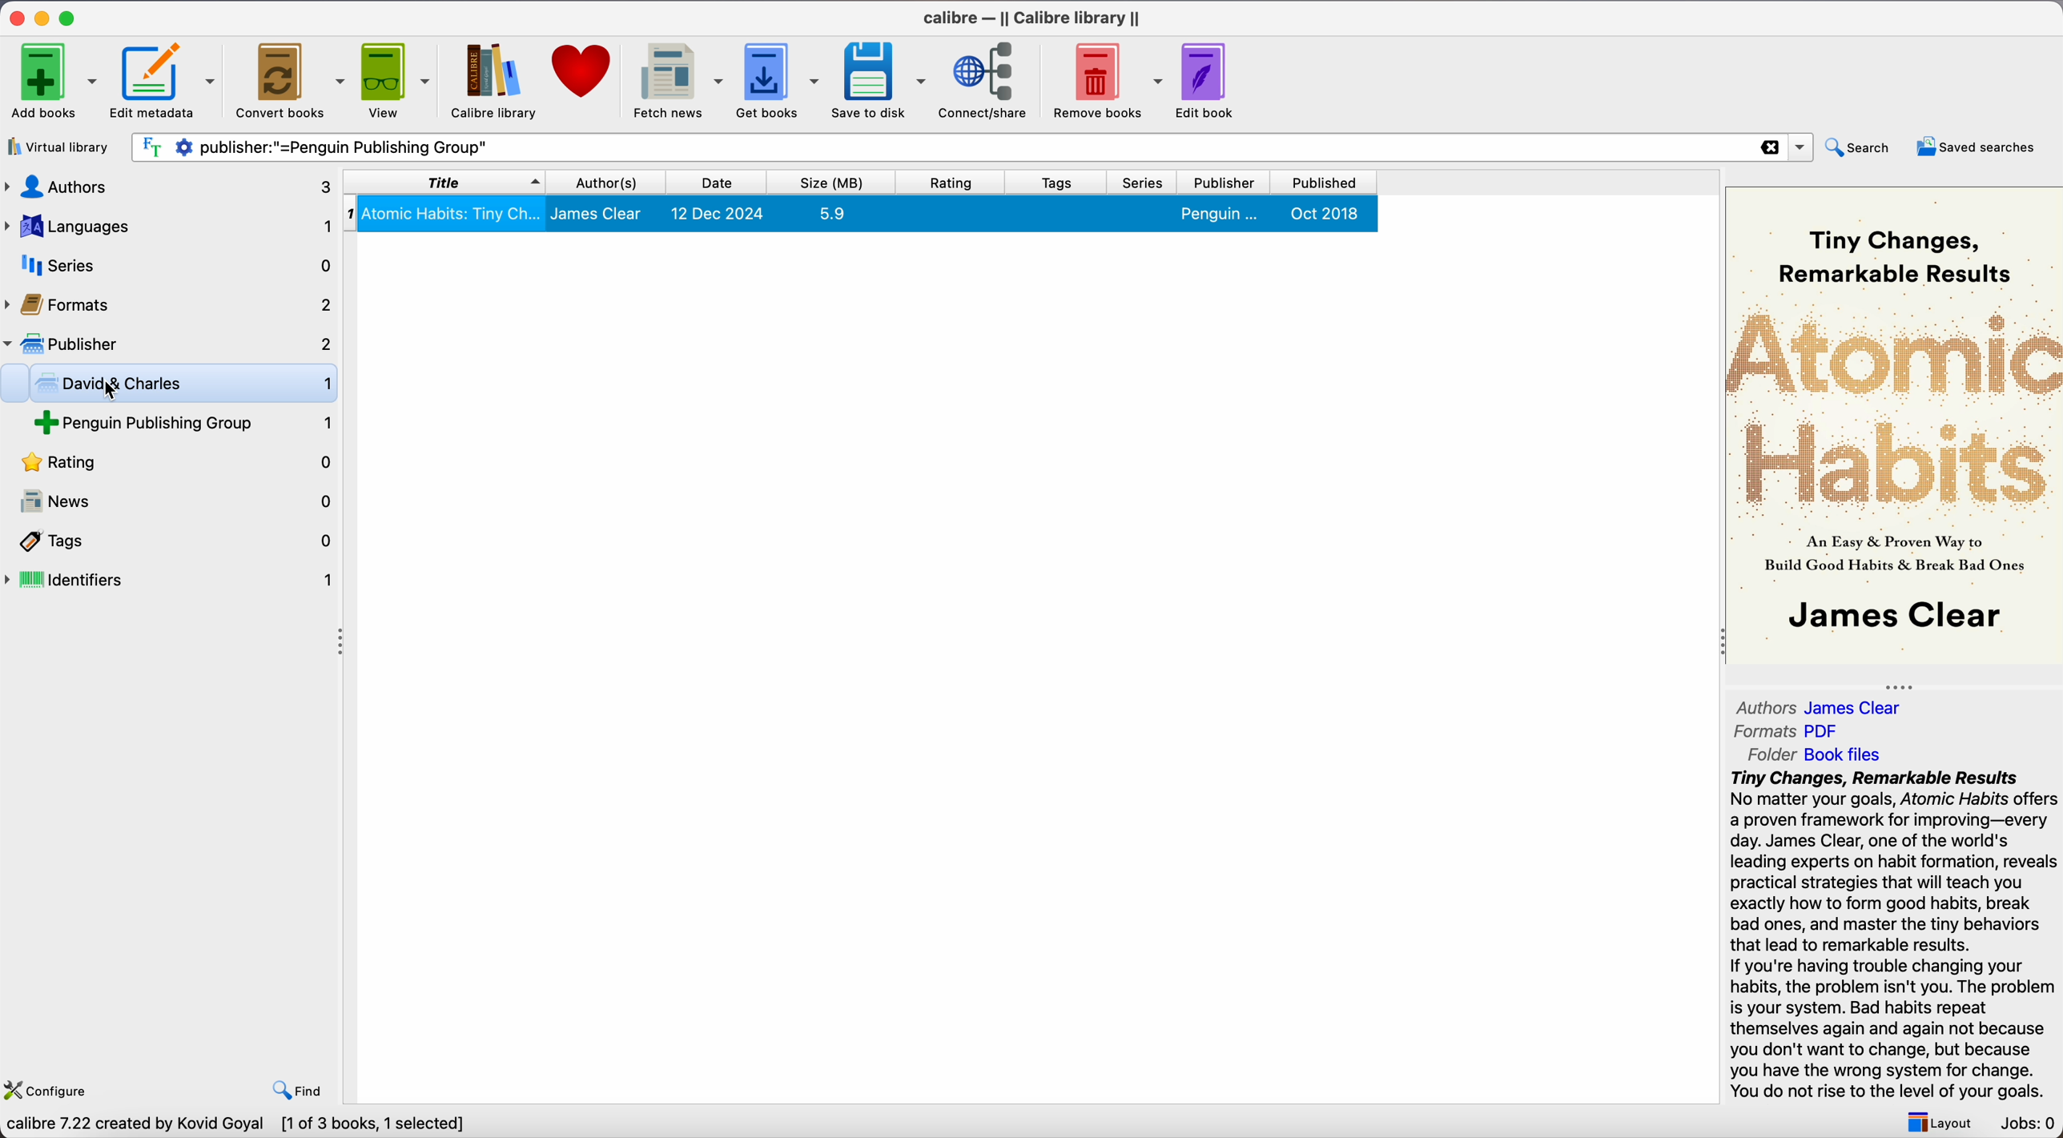 The width and height of the screenshot is (2063, 1138). I want to click on Jobs: 0, so click(2025, 1124).